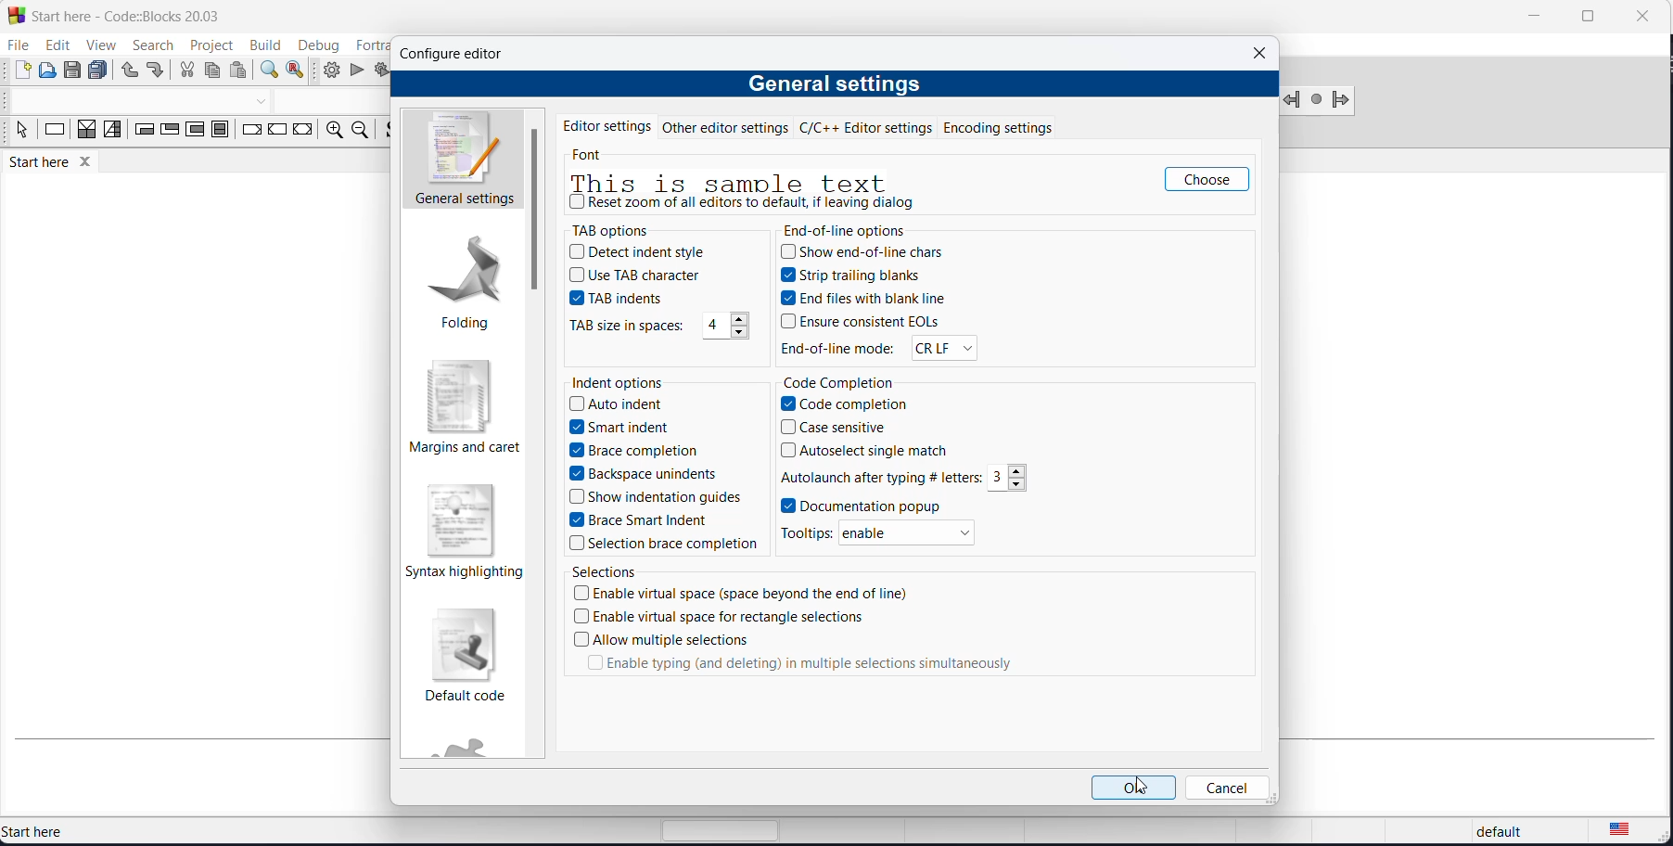  Describe the element at coordinates (625, 301) in the screenshot. I see `TAB indents` at that location.